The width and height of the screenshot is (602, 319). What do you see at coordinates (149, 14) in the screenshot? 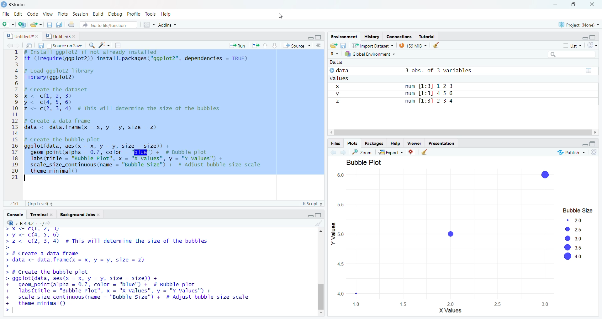
I see `Tools` at bounding box center [149, 14].